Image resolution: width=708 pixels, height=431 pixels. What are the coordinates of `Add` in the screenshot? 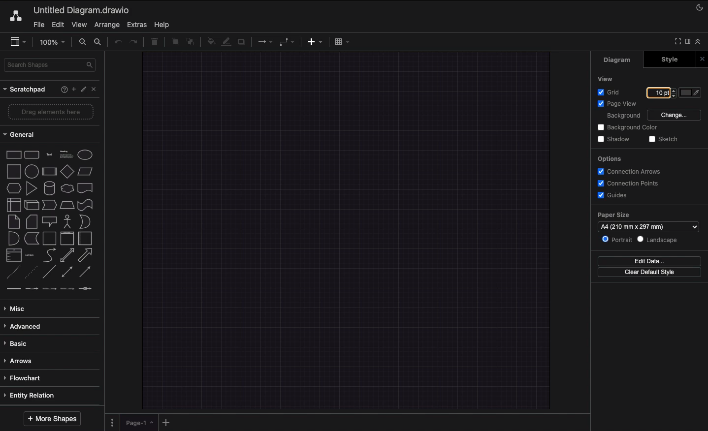 It's located at (72, 89).